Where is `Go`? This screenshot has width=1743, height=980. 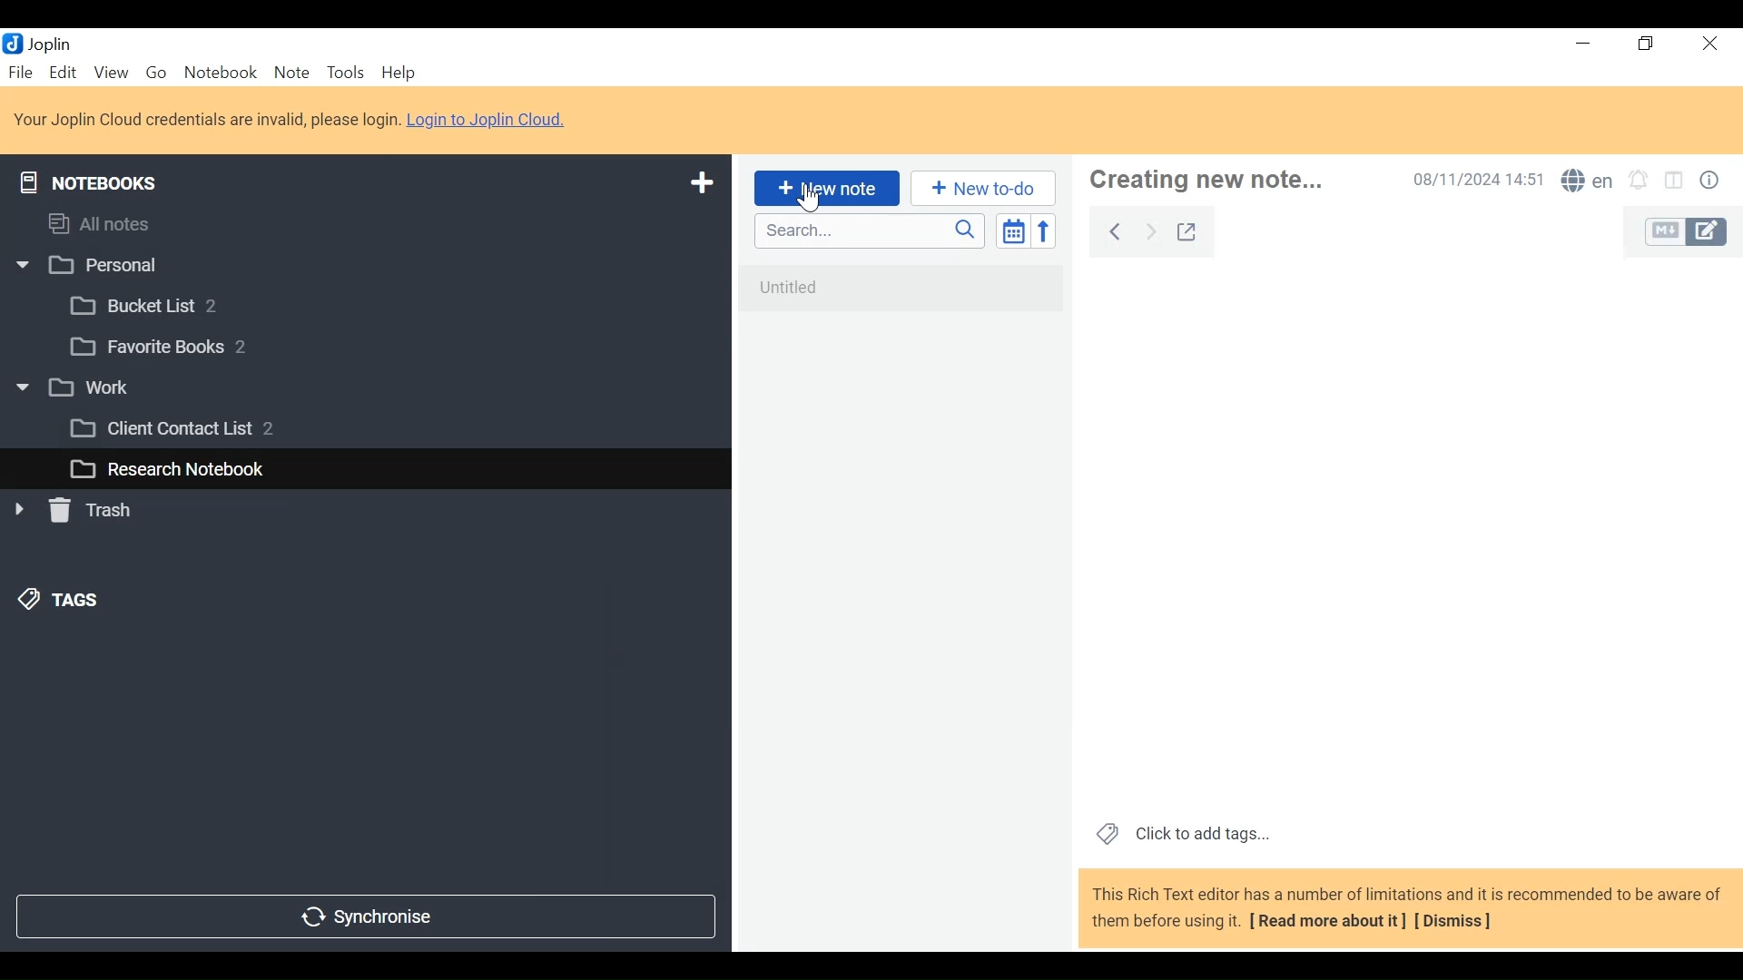
Go is located at coordinates (155, 71).